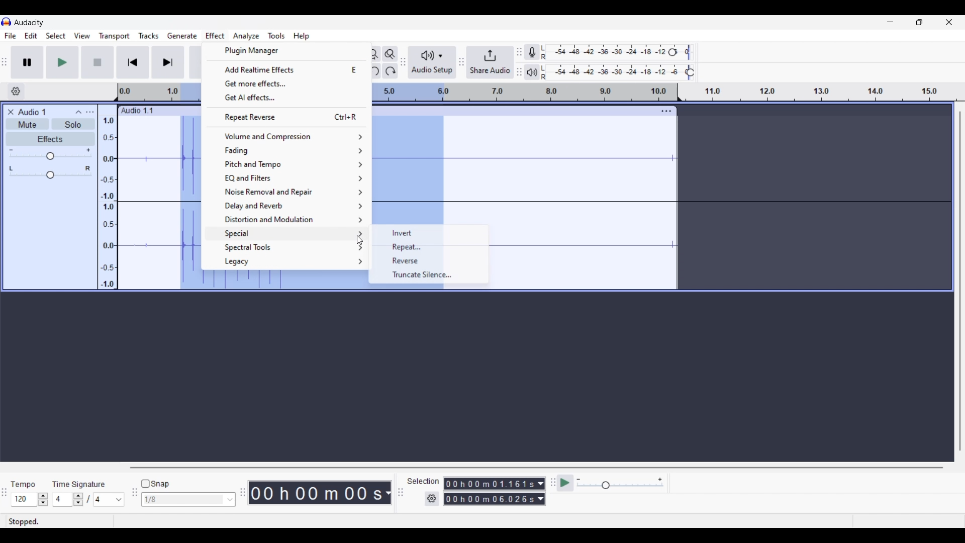 This screenshot has width=965, height=543. I want to click on Mute, so click(27, 124).